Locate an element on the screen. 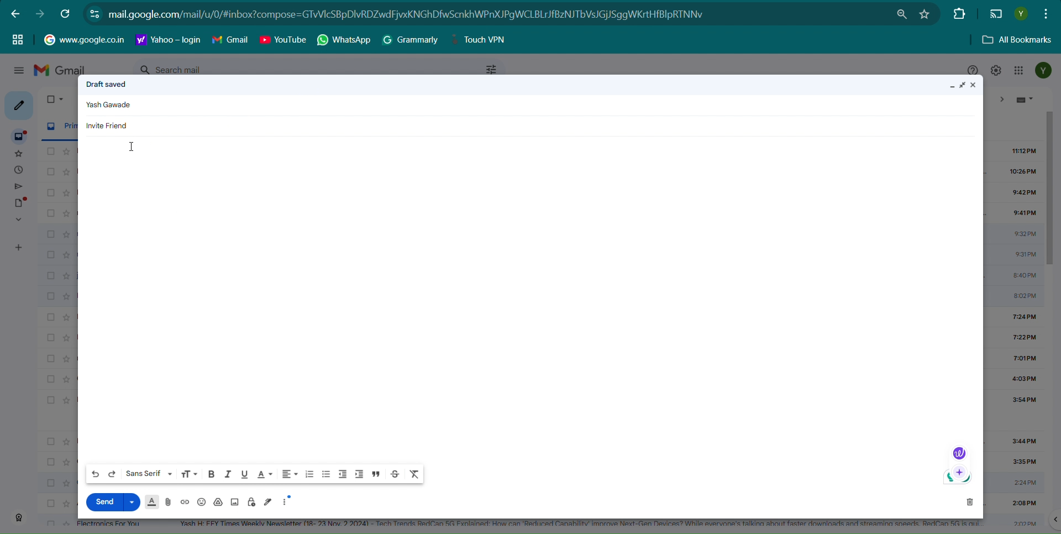  All Bookmarks is located at coordinates (1018, 40).